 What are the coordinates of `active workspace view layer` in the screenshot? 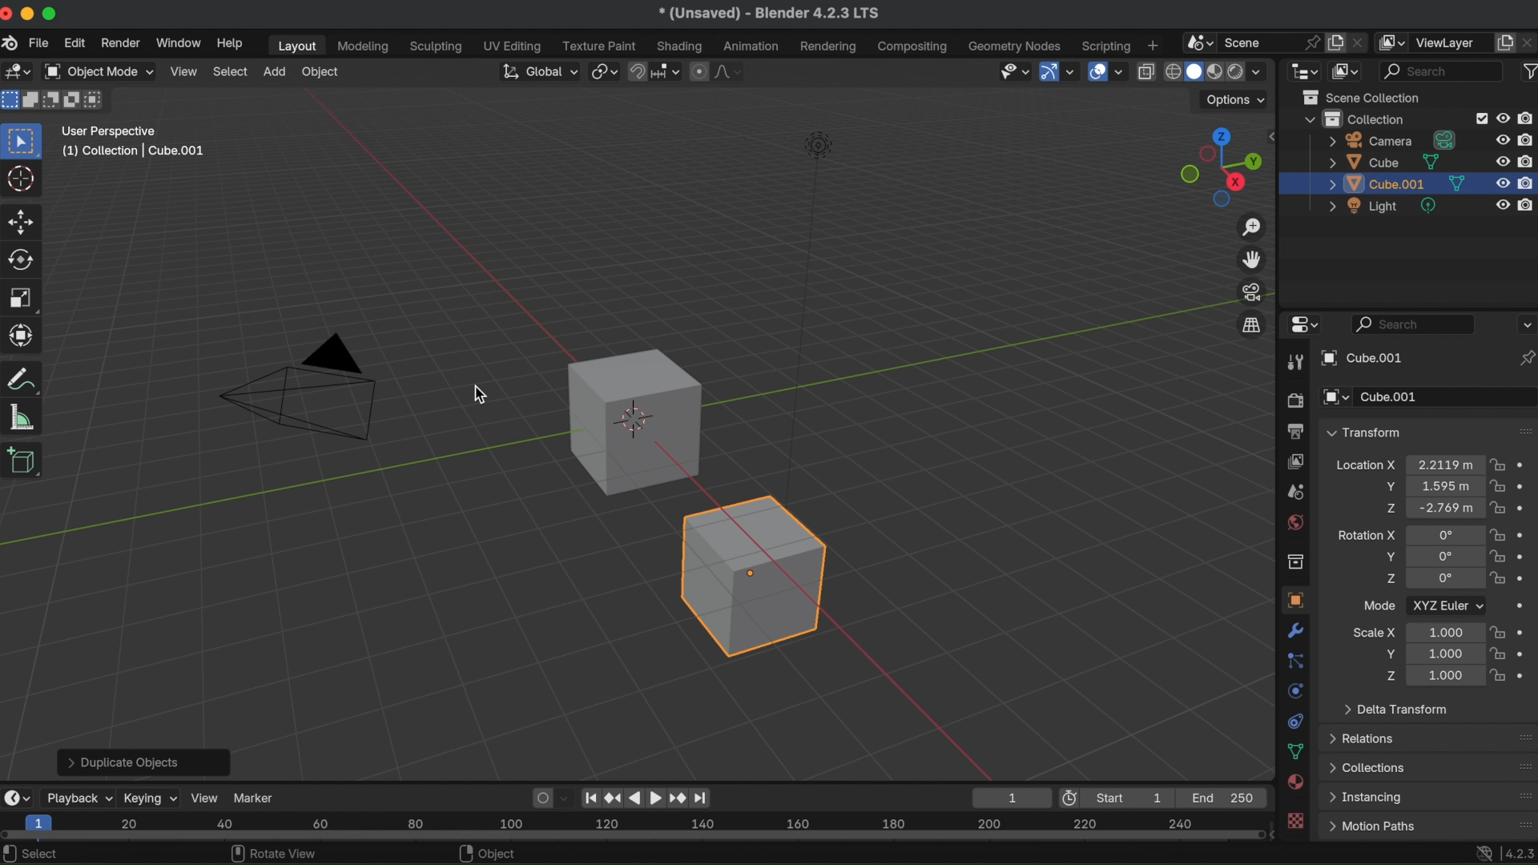 It's located at (1394, 42).